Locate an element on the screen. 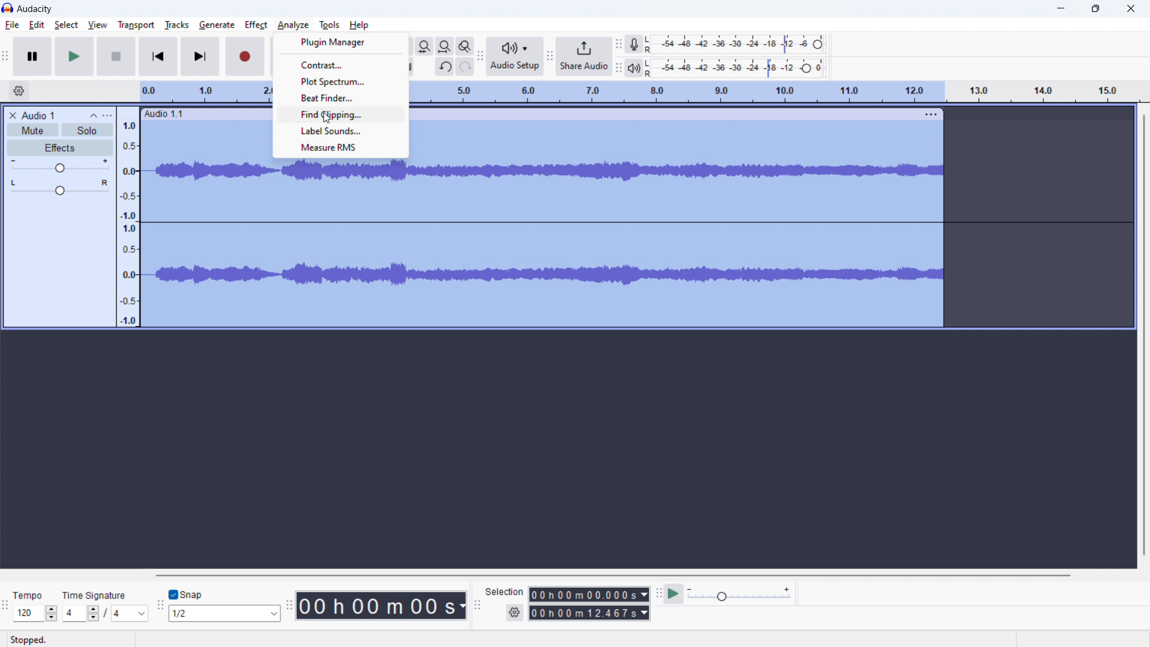  file is located at coordinates (13, 25).